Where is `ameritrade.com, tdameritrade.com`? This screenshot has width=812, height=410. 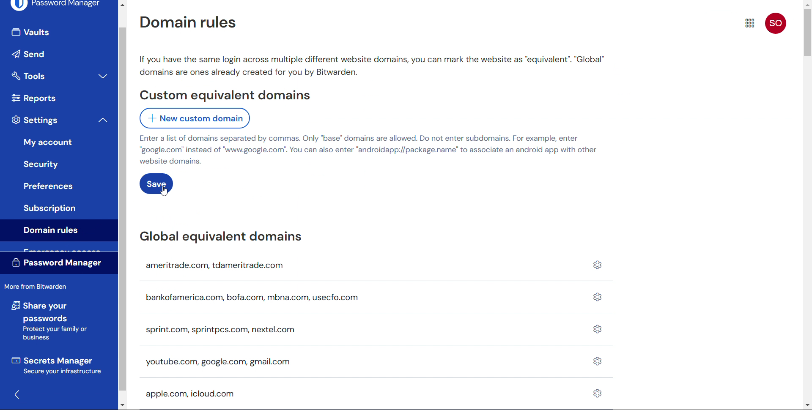
ameritrade.com, tdameritrade.com is located at coordinates (217, 266).